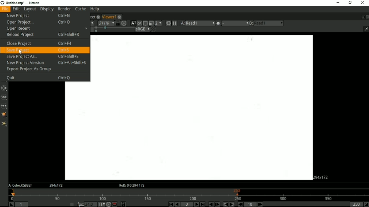 Image resolution: width=369 pixels, height=207 pixels. What do you see at coordinates (260, 204) in the screenshot?
I see `Next increment` at bounding box center [260, 204].